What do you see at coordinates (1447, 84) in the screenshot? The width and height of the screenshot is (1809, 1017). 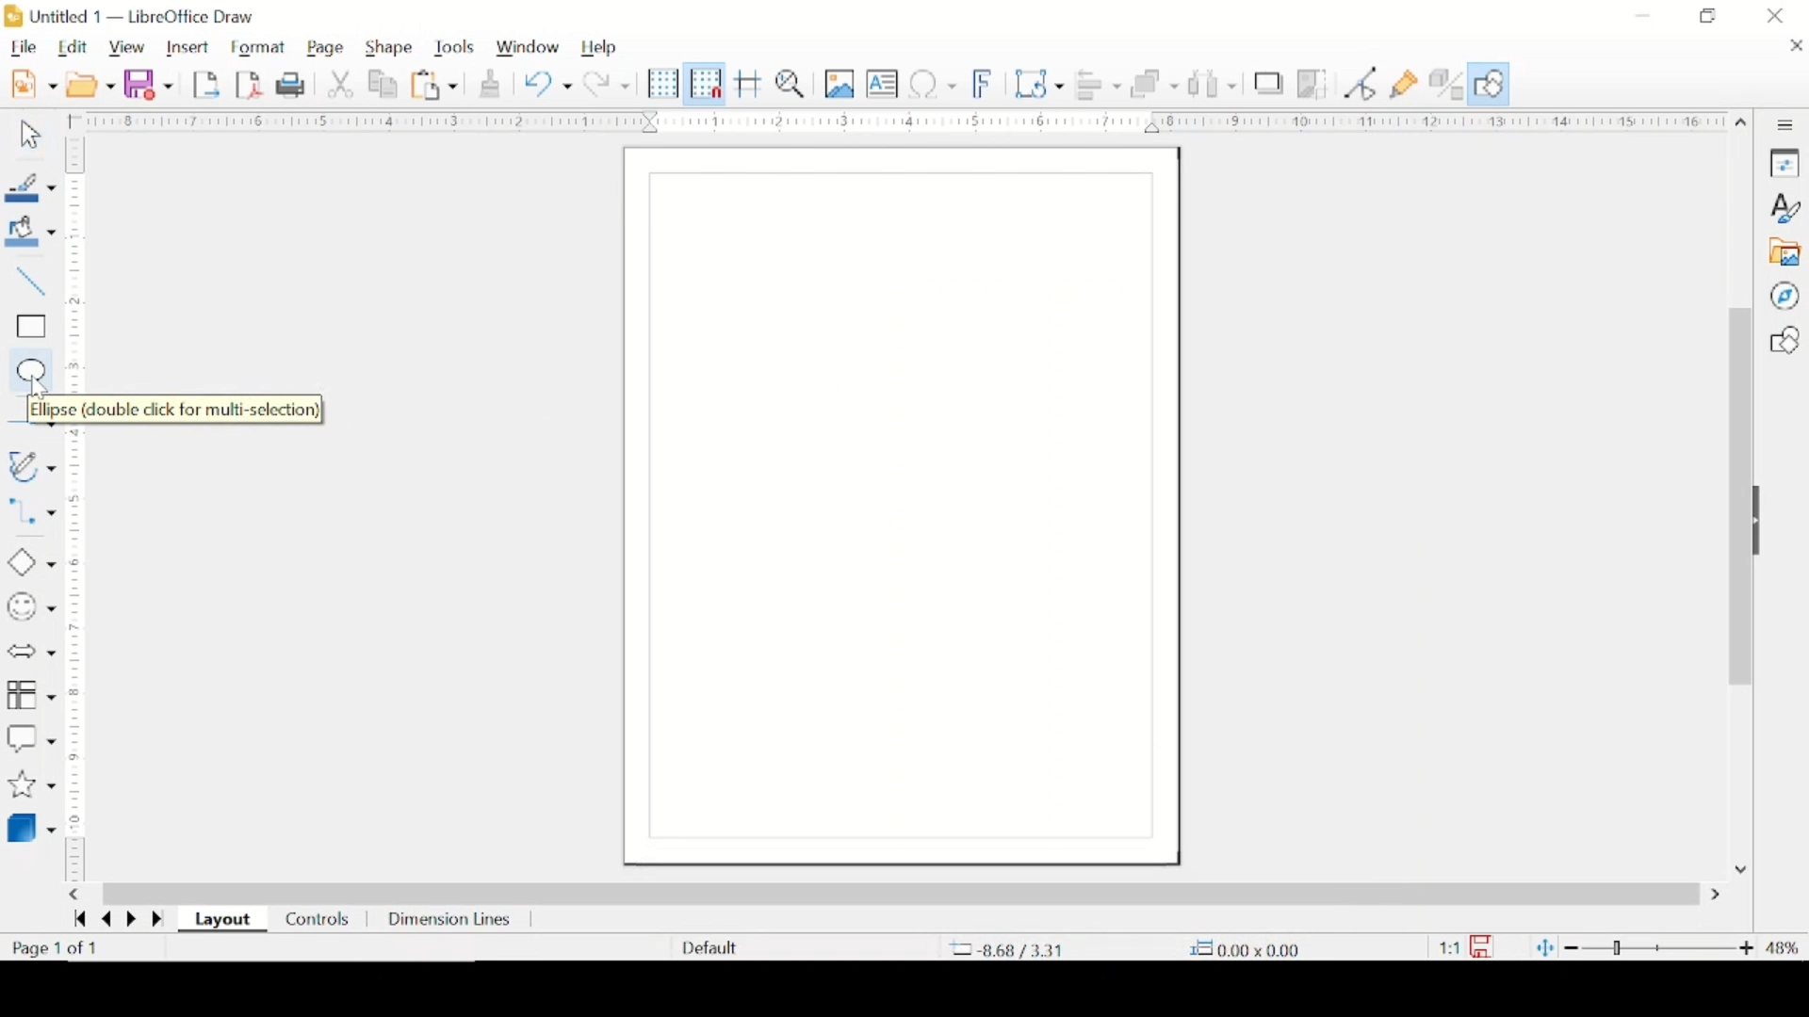 I see `toggle extrusion` at bounding box center [1447, 84].